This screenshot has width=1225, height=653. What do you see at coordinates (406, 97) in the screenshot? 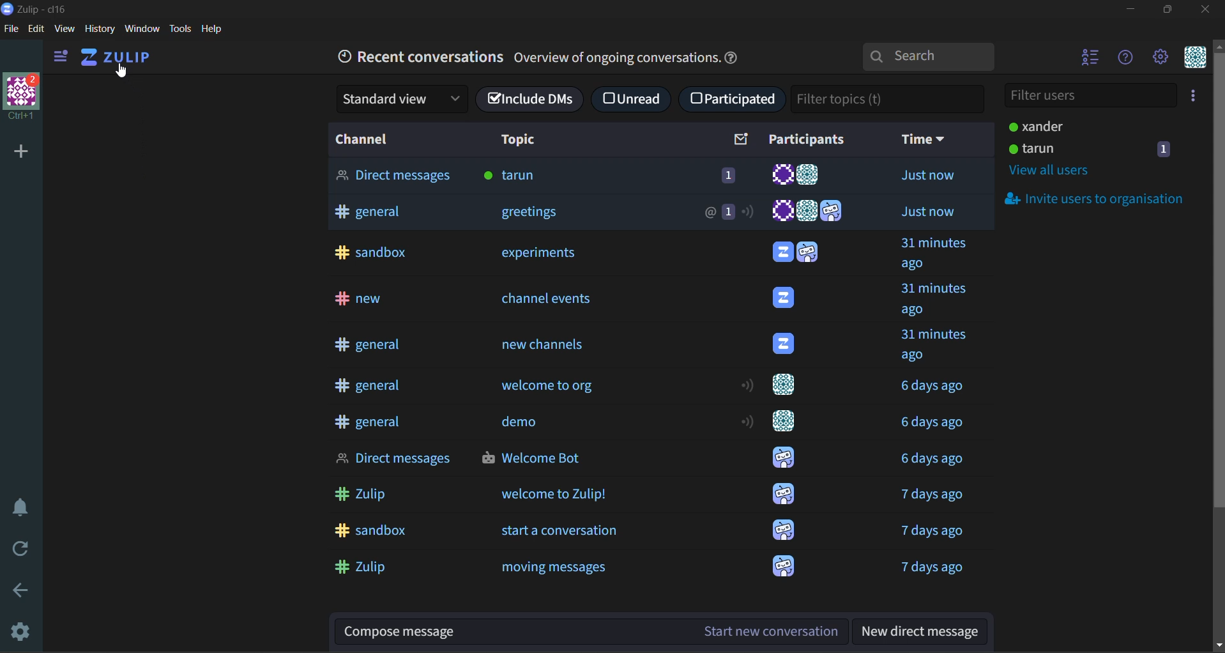
I see `standard view` at bounding box center [406, 97].